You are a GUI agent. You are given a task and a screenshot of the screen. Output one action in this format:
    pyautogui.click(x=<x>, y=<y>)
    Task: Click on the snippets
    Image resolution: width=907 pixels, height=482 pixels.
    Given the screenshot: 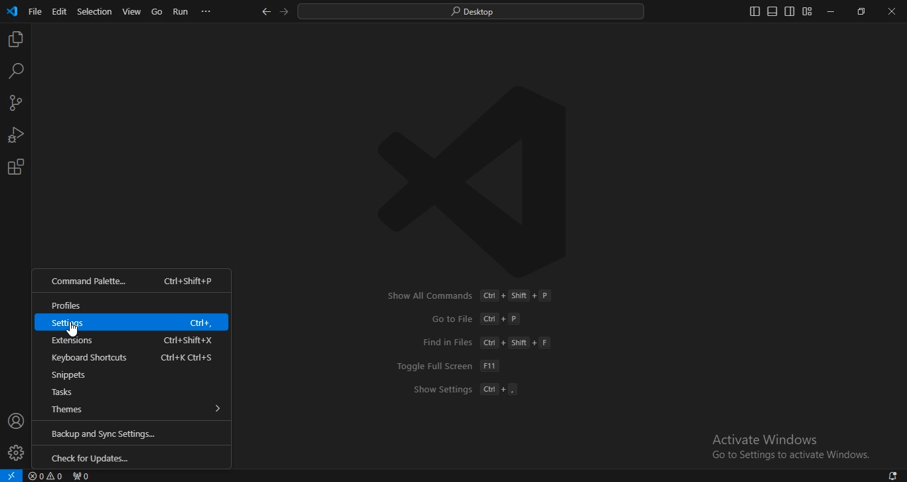 What is the action you would take?
    pyautogui.click(x=133, y=374)
    